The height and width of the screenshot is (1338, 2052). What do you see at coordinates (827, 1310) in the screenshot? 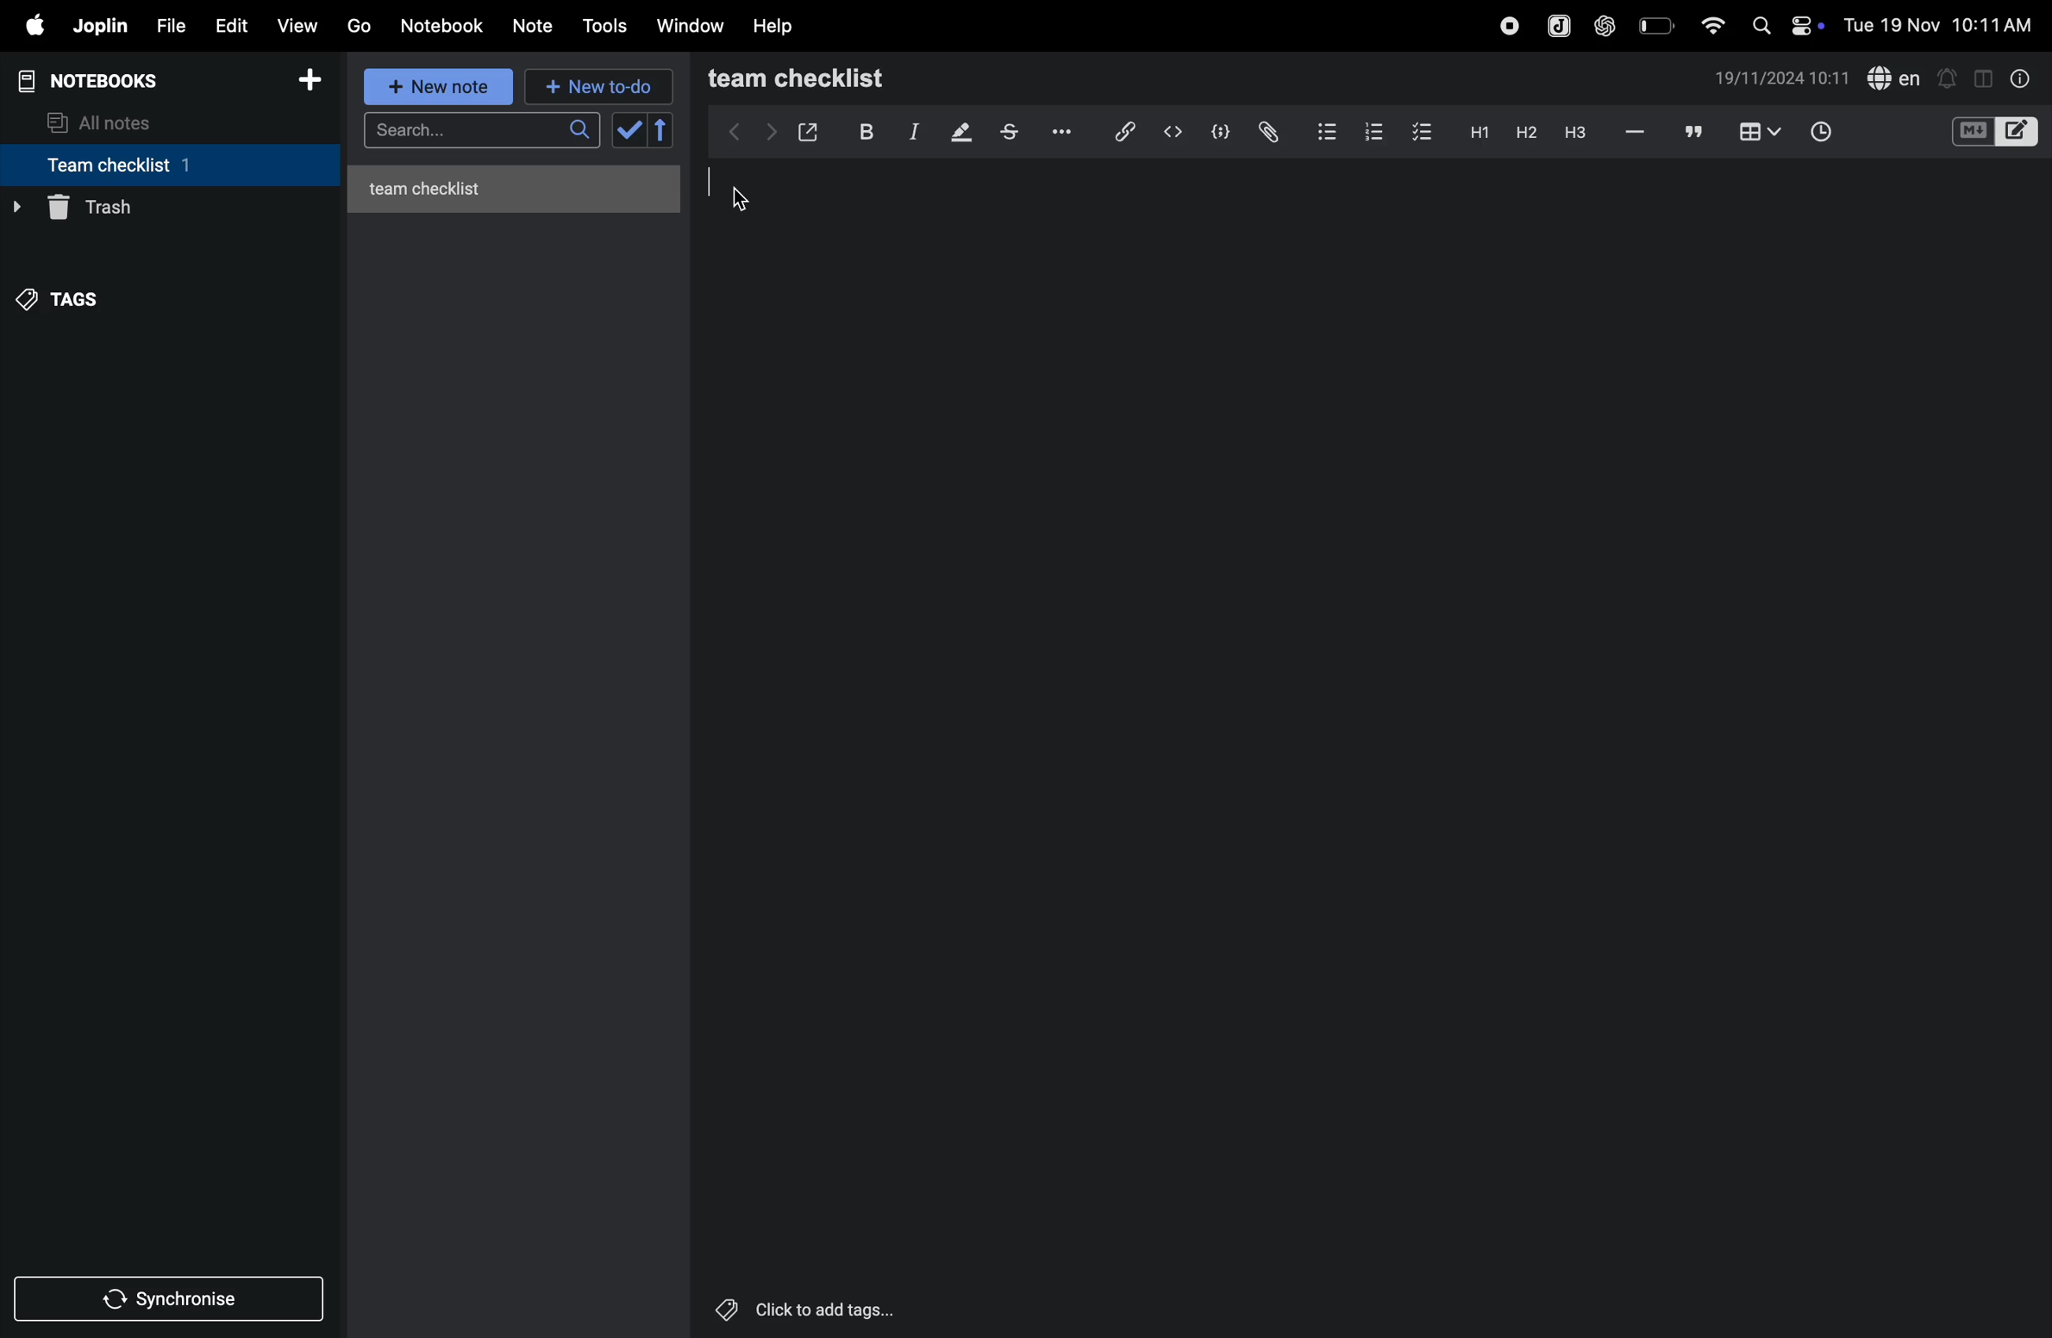
I see `` at bounding box center [827, 1310].